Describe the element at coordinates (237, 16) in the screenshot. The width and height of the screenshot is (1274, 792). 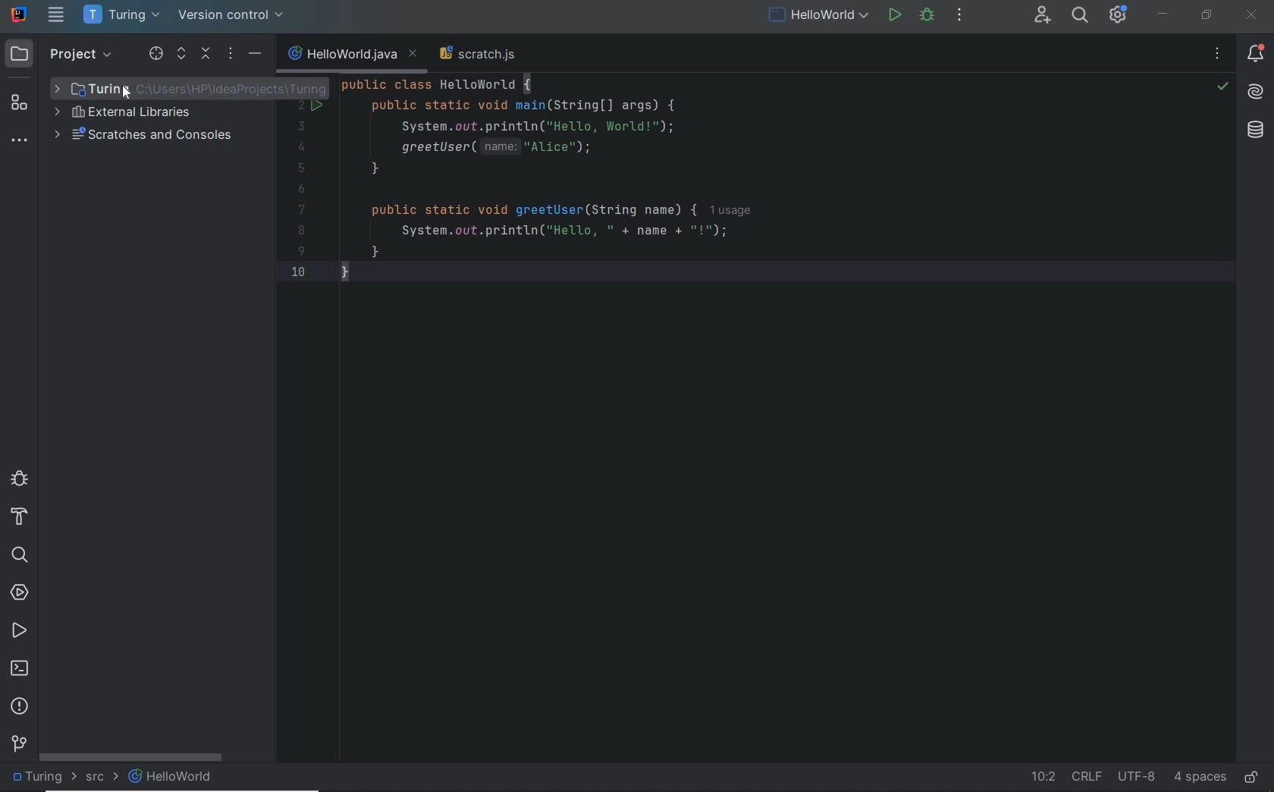
I see `version control` at that location.